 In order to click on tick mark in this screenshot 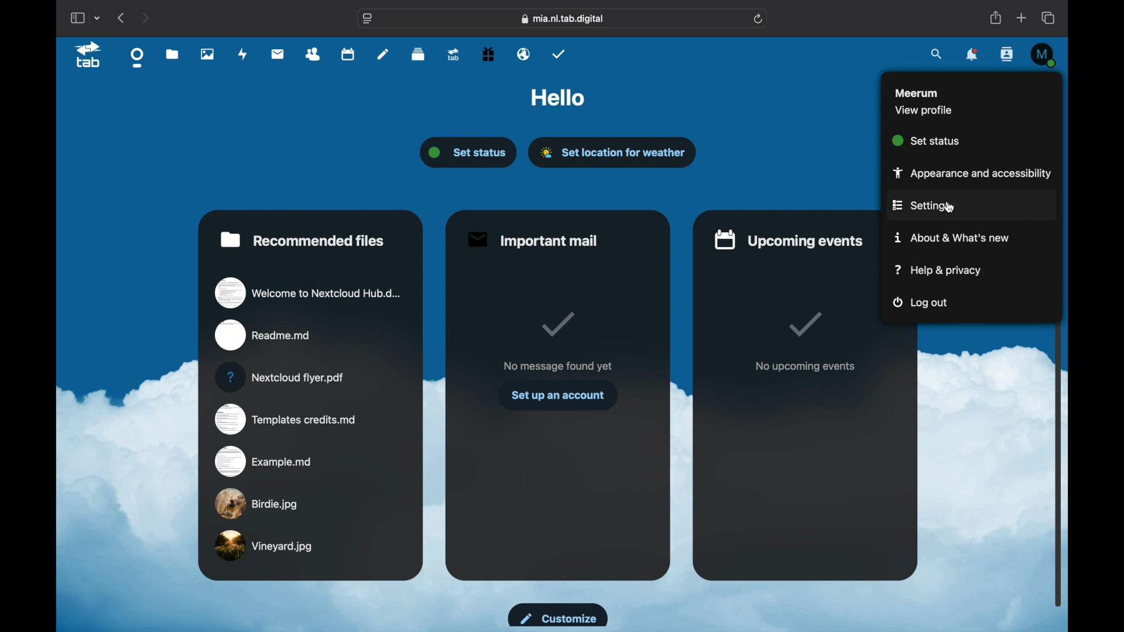, I will do `click(556, 324)`.